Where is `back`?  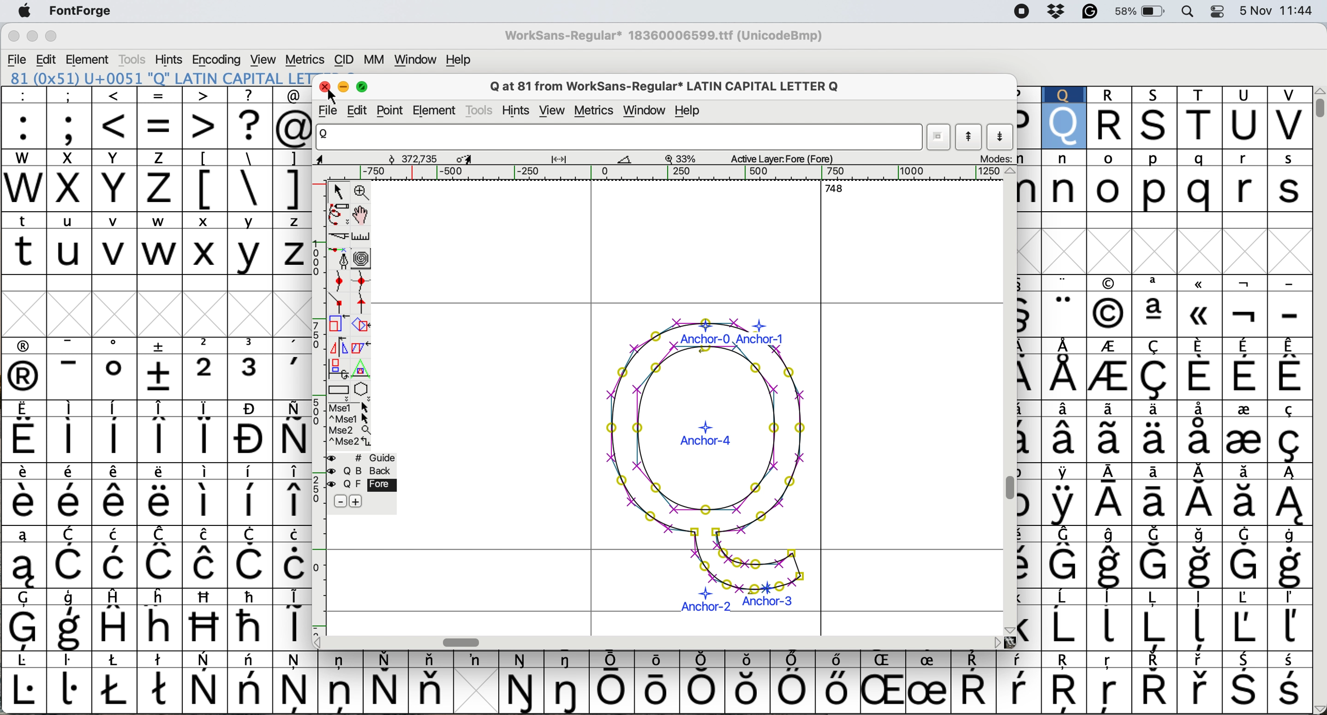 back is located at coordinates (363, 471).